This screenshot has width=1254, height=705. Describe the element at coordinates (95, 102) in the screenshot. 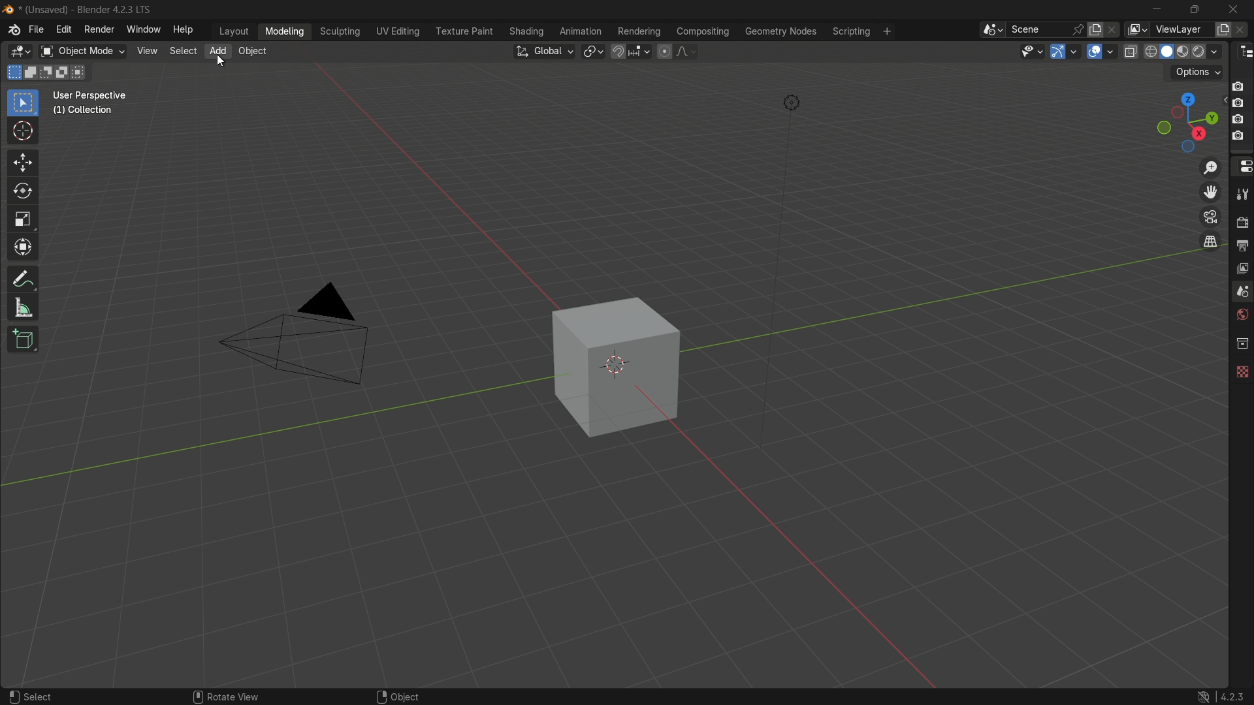

I see `User Perspective (1) Collection` at that location.